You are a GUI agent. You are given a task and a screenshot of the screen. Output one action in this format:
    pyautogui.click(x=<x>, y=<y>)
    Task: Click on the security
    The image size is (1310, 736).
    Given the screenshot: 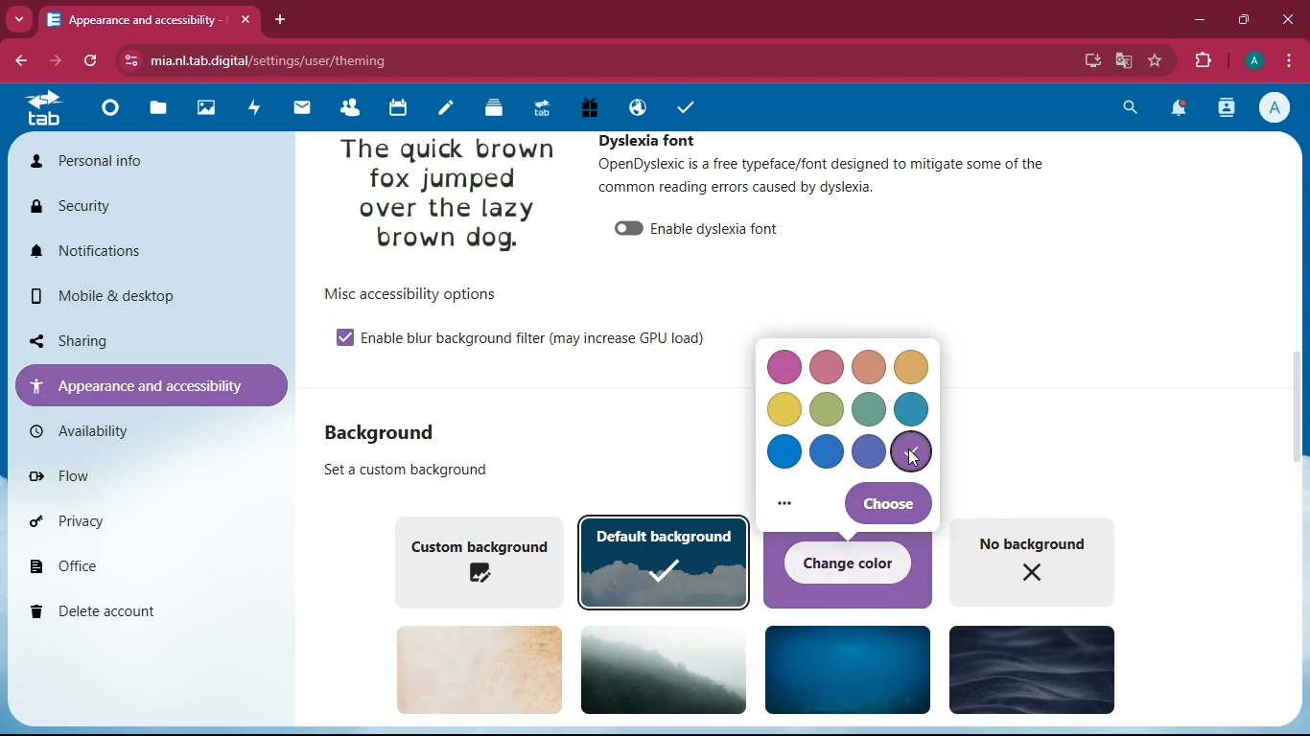 What is the action you would take?
    pyautogui.click(x=108, y=206)
    